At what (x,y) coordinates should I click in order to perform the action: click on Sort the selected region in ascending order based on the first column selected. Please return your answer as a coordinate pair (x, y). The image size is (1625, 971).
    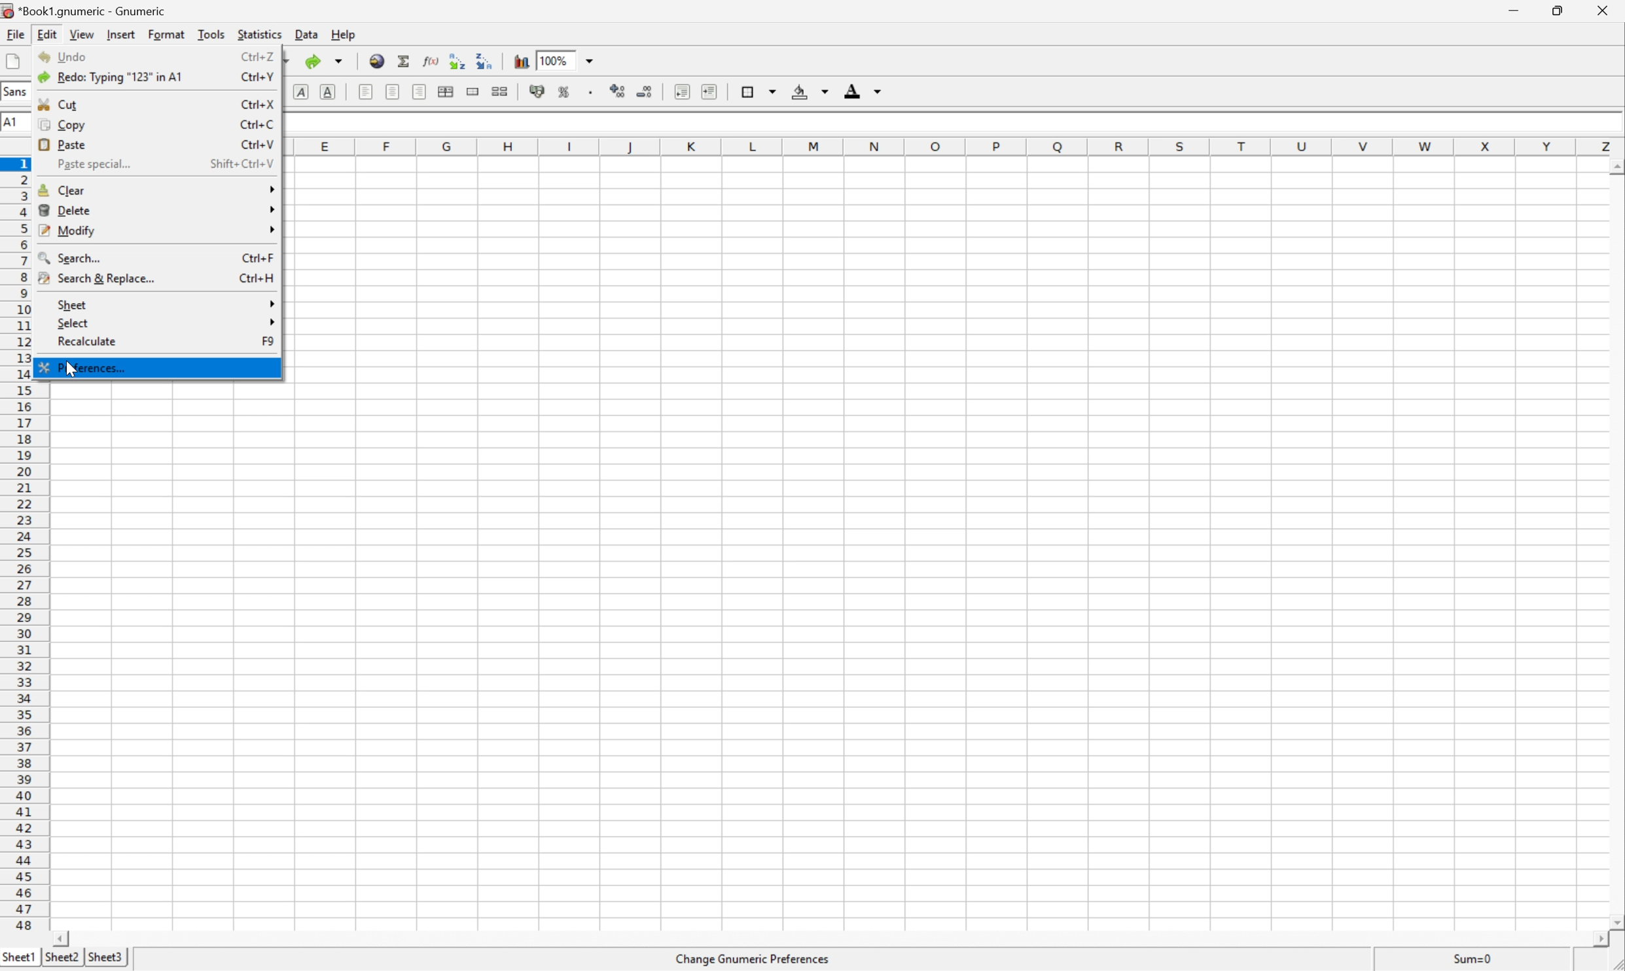
    Looking at the image, I should click on (456, 60).